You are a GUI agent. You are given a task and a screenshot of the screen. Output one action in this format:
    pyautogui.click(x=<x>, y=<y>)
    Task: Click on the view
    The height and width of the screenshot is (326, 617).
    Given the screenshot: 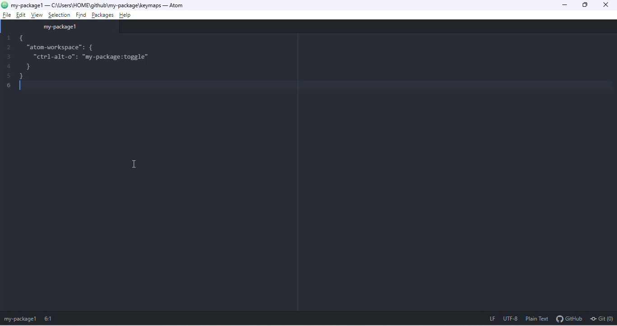 What is the action you would take?
    pyautogui.click(x=38, y=15)
    